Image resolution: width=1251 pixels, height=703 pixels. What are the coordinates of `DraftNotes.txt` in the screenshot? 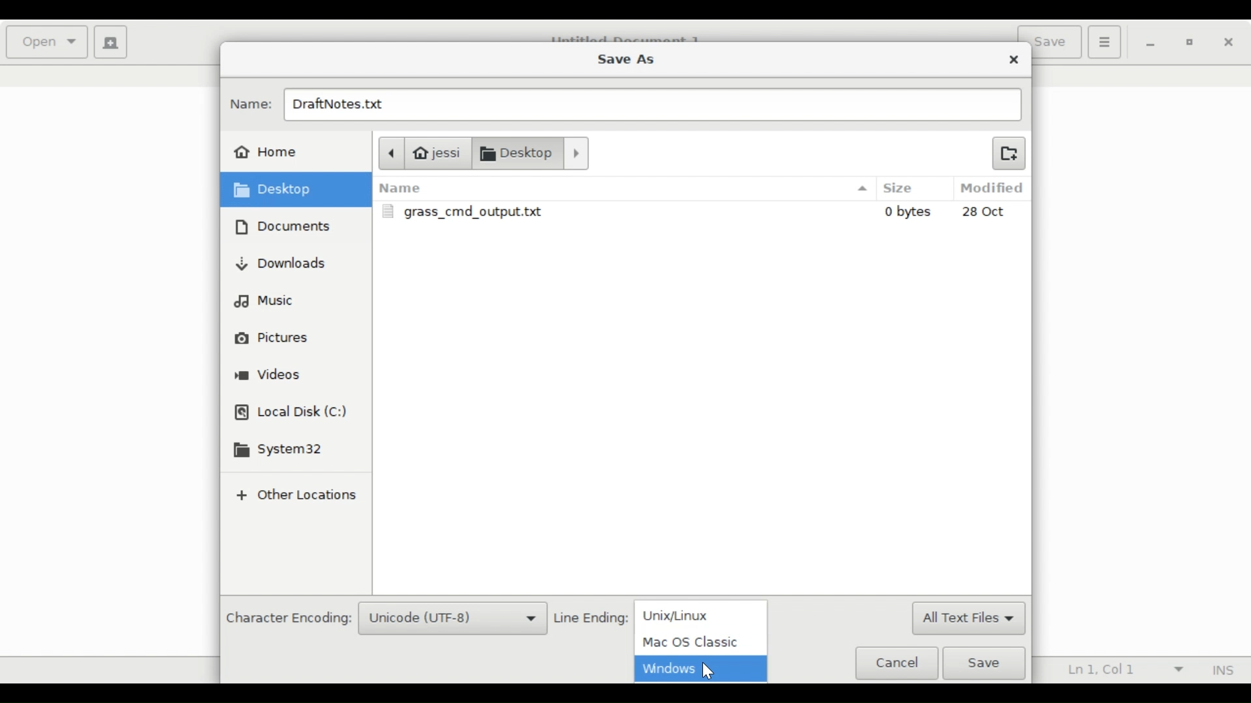 It's located at (650, 106).